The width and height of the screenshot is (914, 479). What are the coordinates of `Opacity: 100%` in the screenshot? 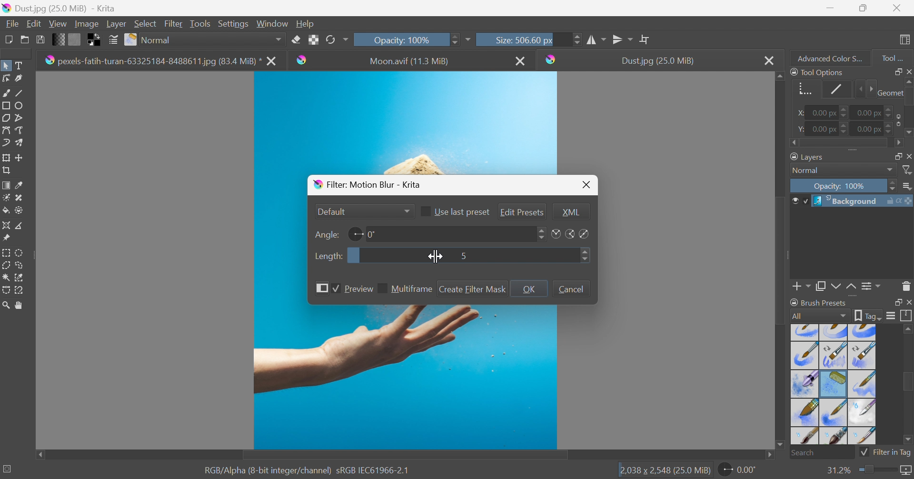 It's located at (400, 39).